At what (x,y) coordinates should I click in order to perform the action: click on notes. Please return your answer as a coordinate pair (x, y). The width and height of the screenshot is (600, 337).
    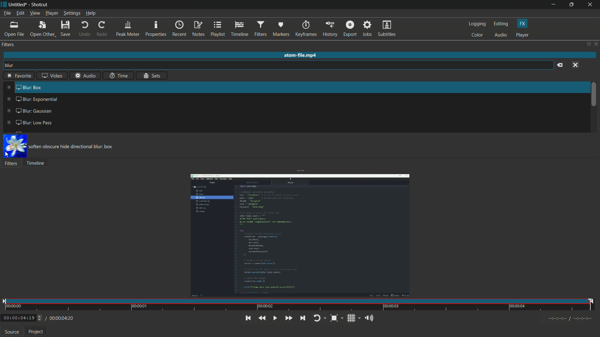
    Looking at the image, I should click on (198, 29).